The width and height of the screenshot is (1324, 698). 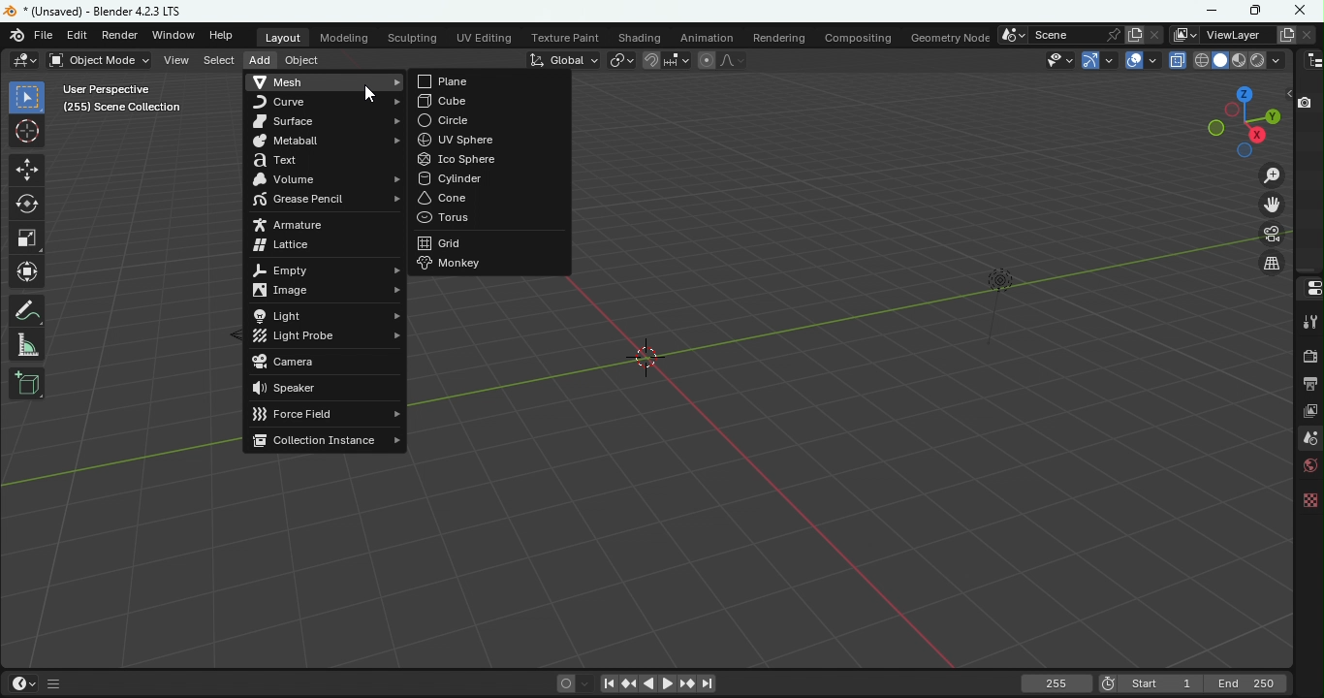 What do you see at coordinates (706, 60) in the screenshot?
I see `Proportional editing objects` at bounding box center [706, 60].